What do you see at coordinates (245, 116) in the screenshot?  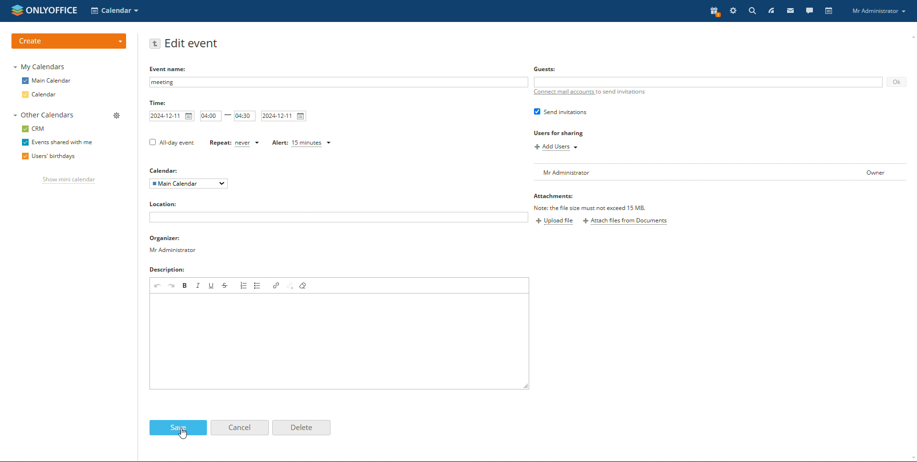 I see `end time` at bounding box center [245, 116].